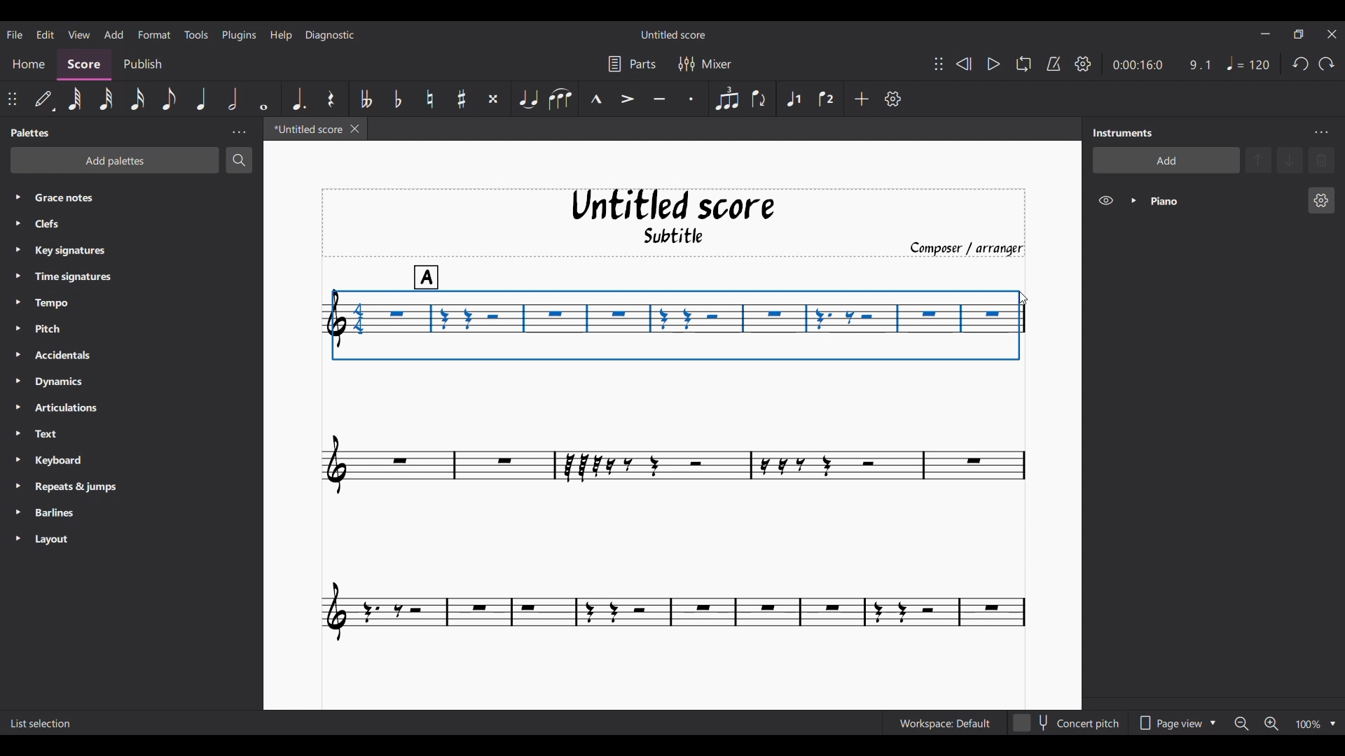  I want to click on Instrument settings, so click(1320, 133).